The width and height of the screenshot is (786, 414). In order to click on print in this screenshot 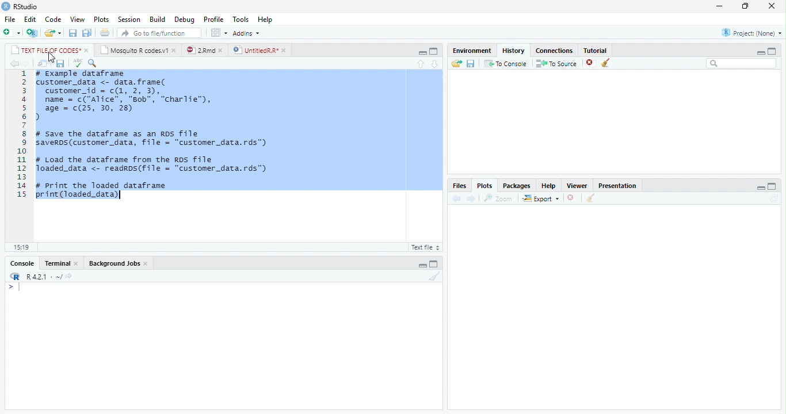, I will do `click(104, 32)`.